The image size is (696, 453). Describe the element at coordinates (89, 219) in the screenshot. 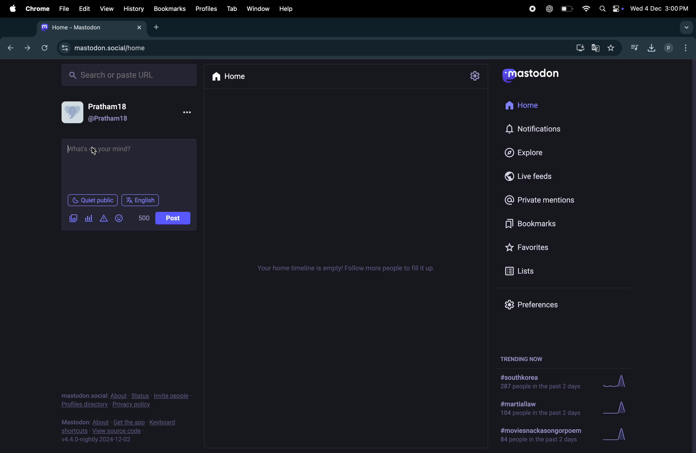

I see `poll` at that location.